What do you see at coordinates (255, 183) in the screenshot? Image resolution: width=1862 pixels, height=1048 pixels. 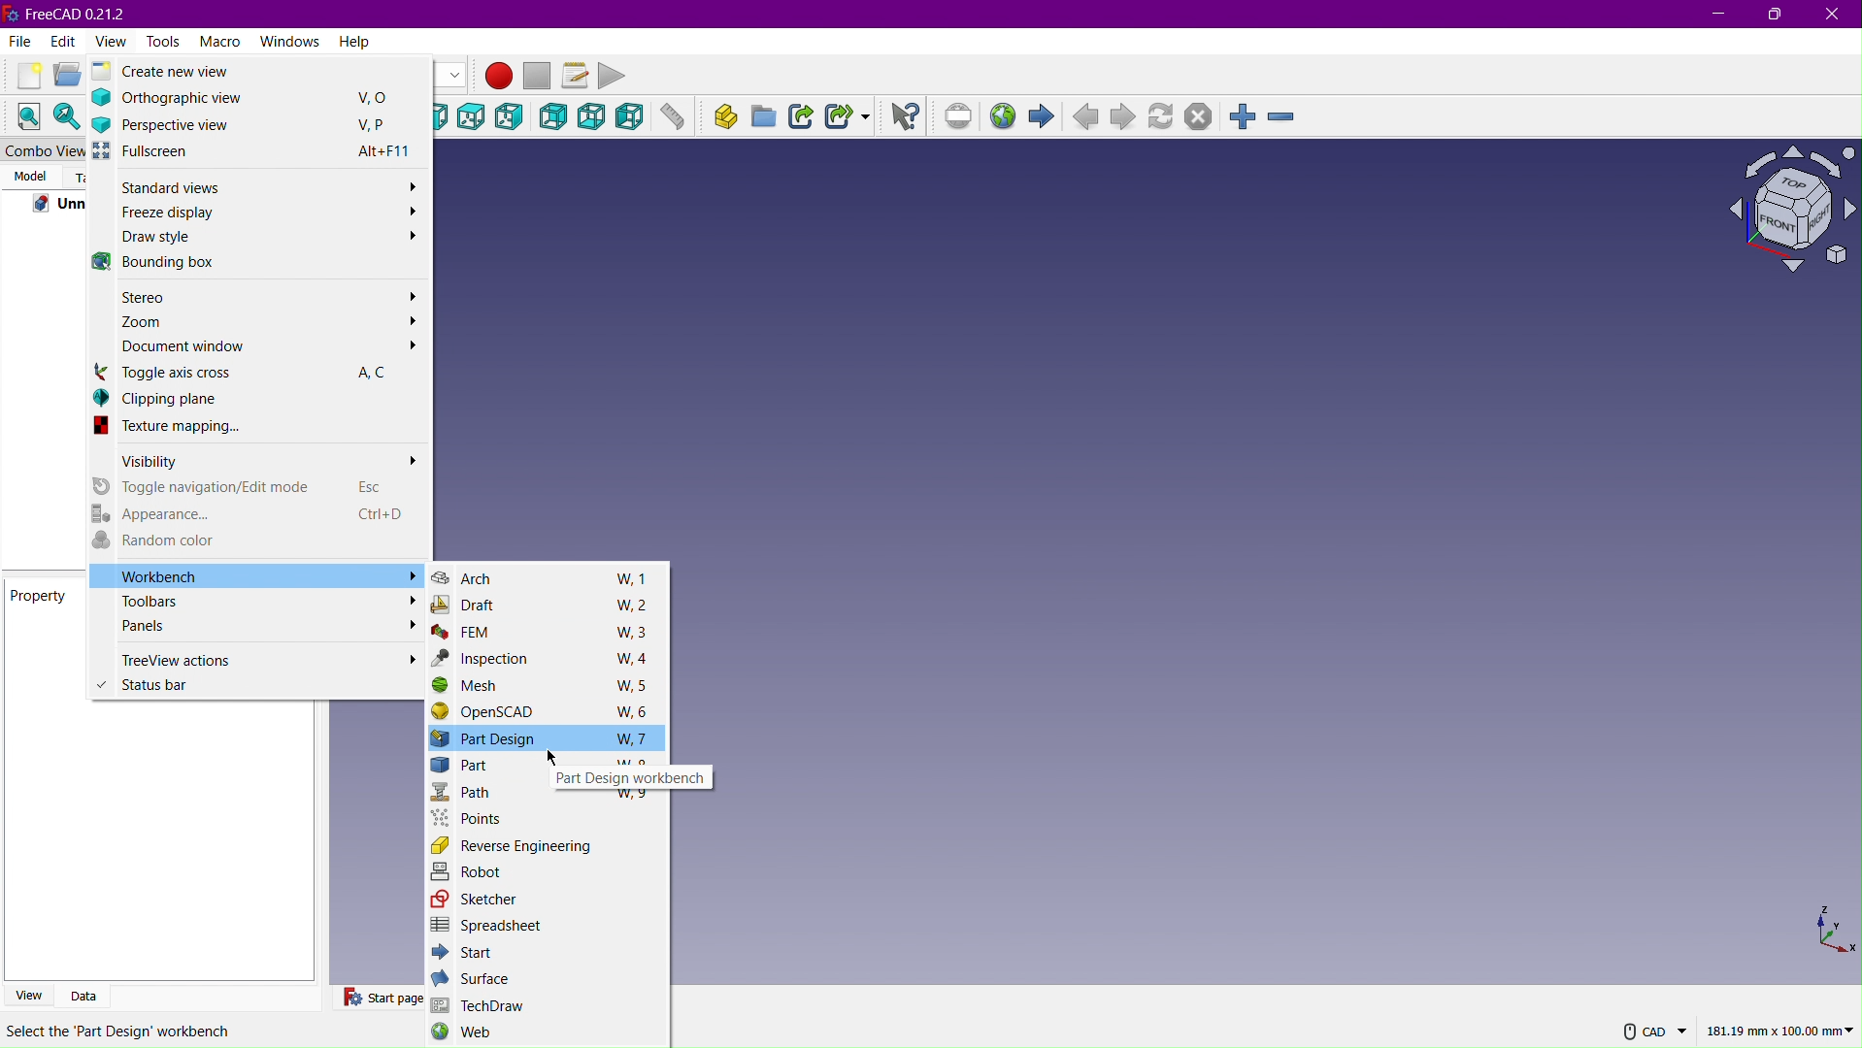 I see `Standard views` at bounding box center [255, 183].